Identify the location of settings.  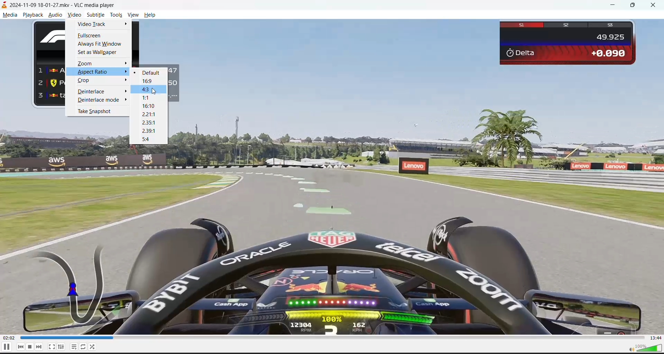
(61, 347).